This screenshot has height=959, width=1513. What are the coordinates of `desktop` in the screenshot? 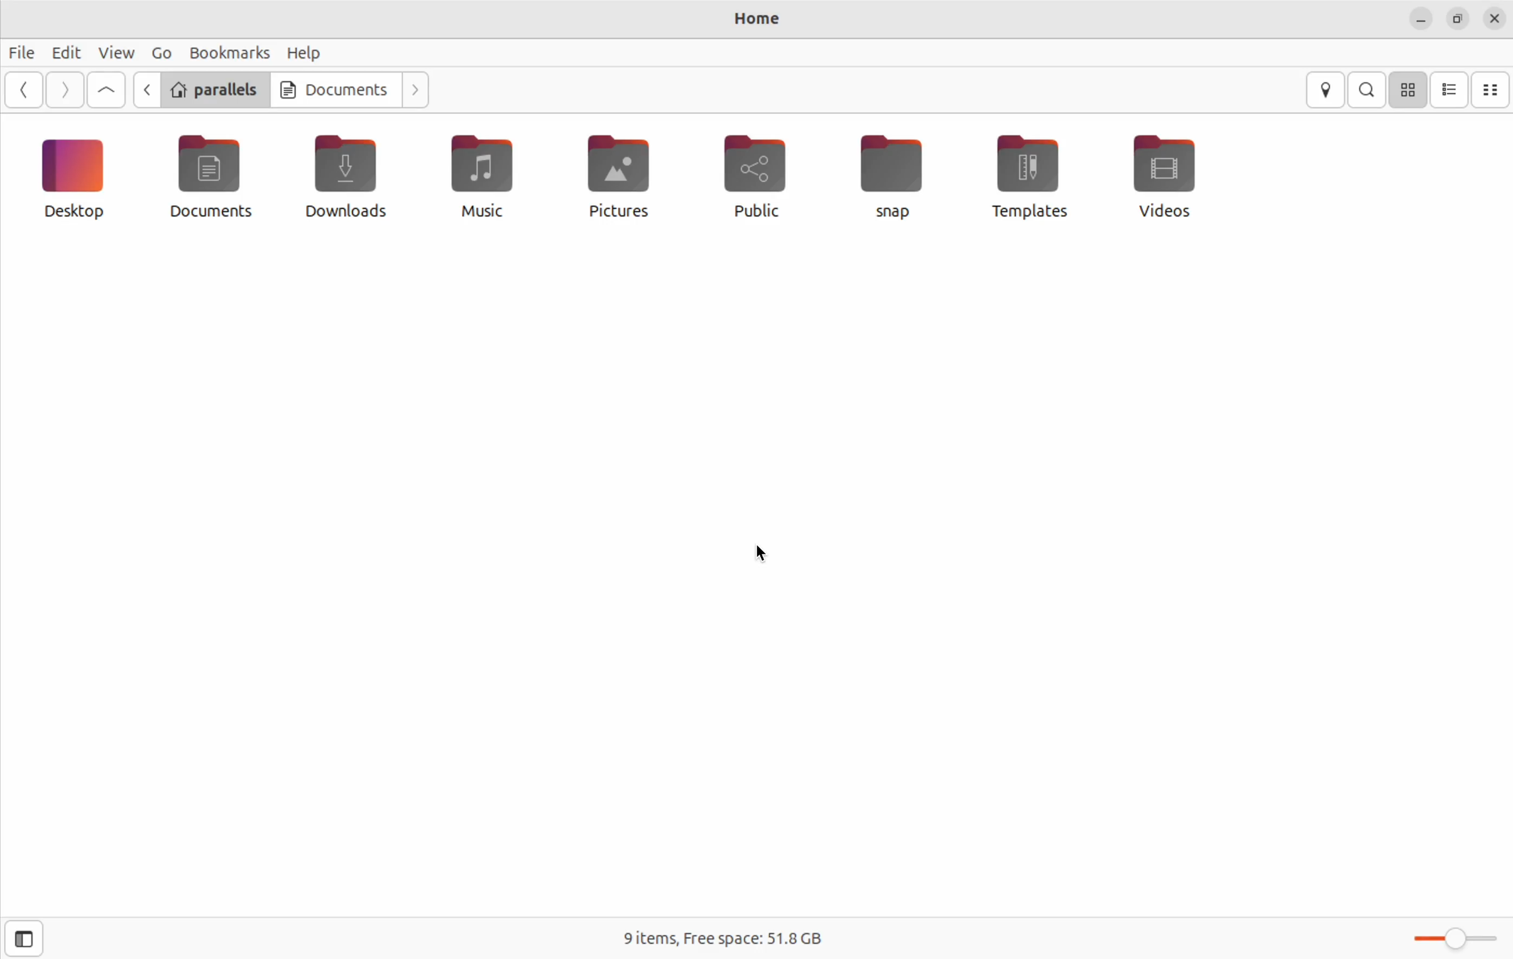 It's located at (79, 182).